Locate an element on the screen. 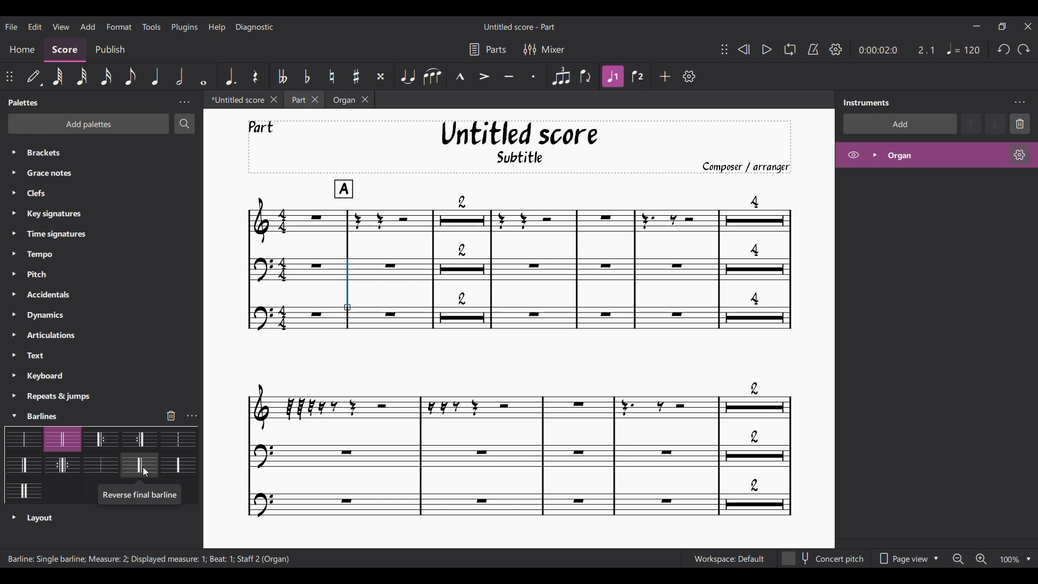 The height and width of the screenshot is (584, 1038). Close organ tab is located at coordinates (365, 99).